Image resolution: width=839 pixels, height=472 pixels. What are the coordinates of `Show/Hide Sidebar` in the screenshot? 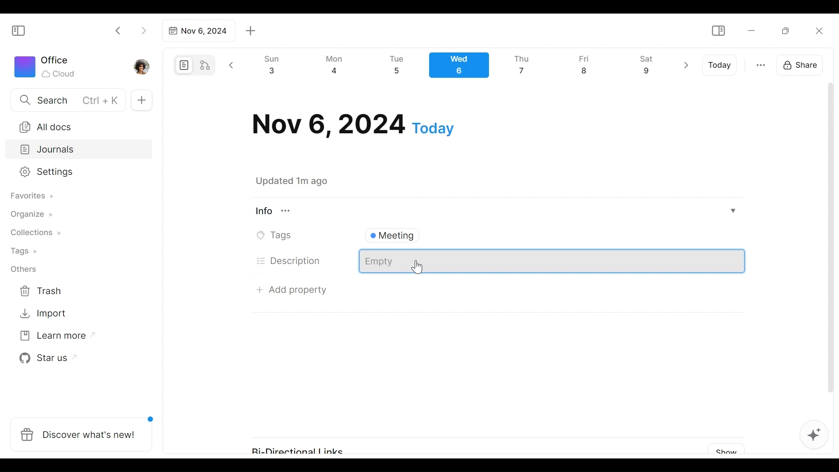 It's located at (22, 30).